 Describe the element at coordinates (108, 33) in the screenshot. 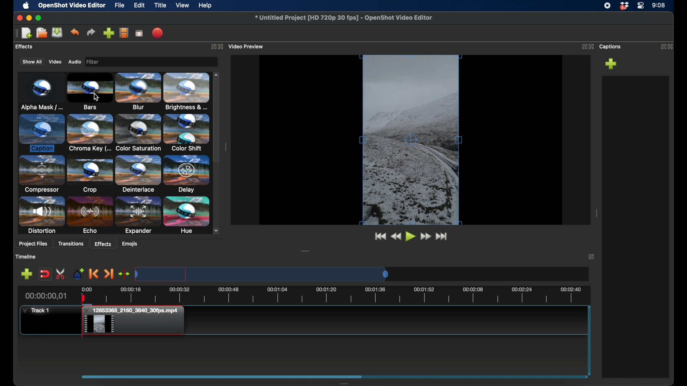

I see `import files` at that location.